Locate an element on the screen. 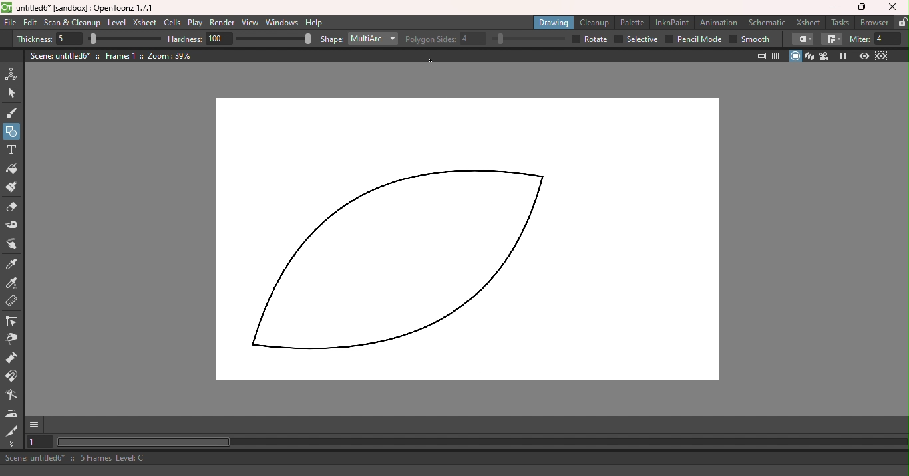 The height and width of the screenshot is (476, 909). Iron tool is located at coordinates (12, 414).